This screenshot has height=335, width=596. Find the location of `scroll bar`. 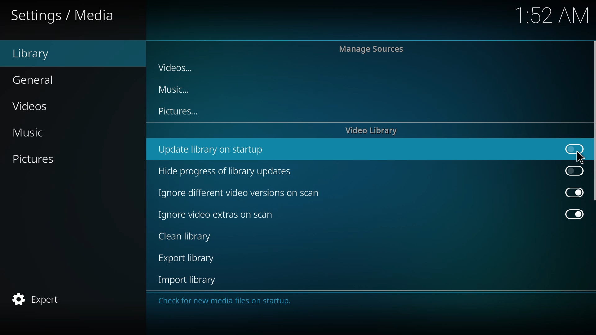

scroll bar is located at coordinates (595, 121).